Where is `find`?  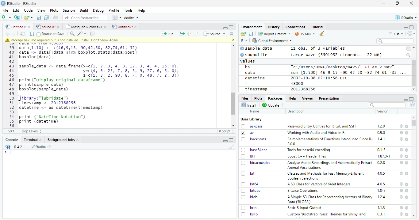 find is located at coordinates (71, 33).